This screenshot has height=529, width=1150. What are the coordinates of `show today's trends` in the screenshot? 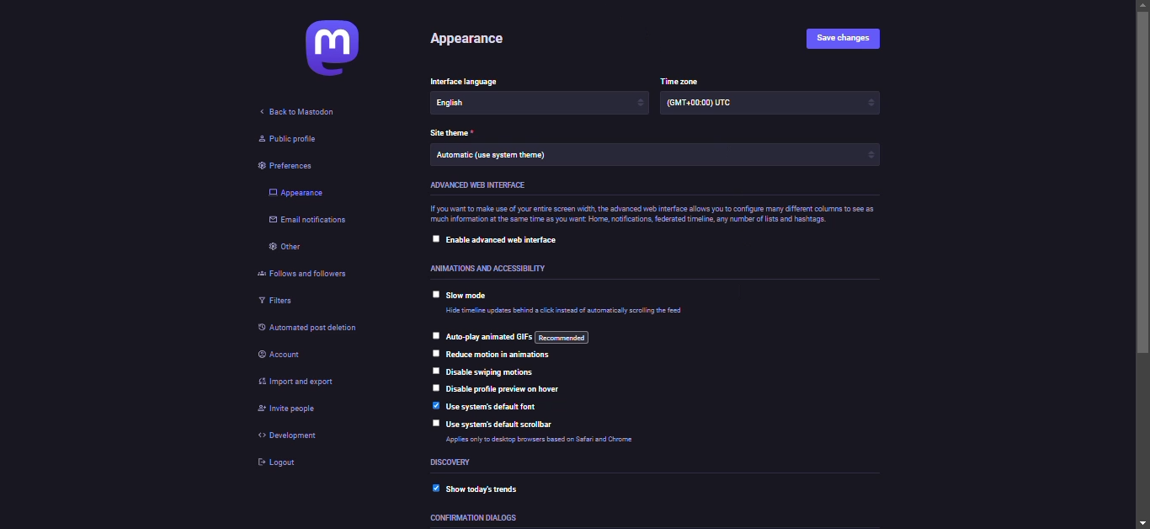 It's located at (481, 489).